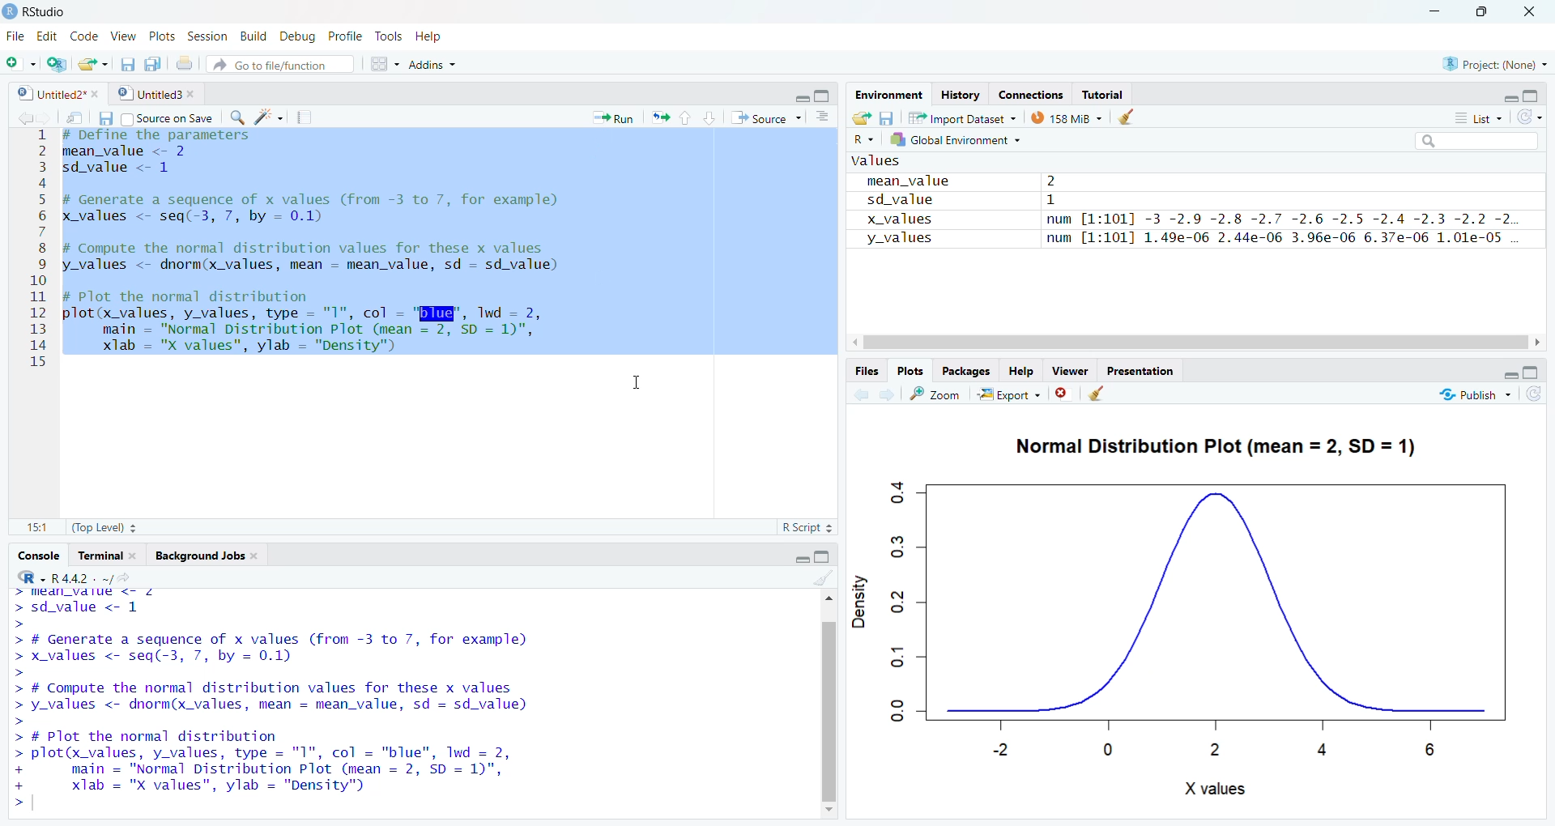 This screenshot has width=1555, height=826. I want to click on maximize/minimize, so click(820, 553).